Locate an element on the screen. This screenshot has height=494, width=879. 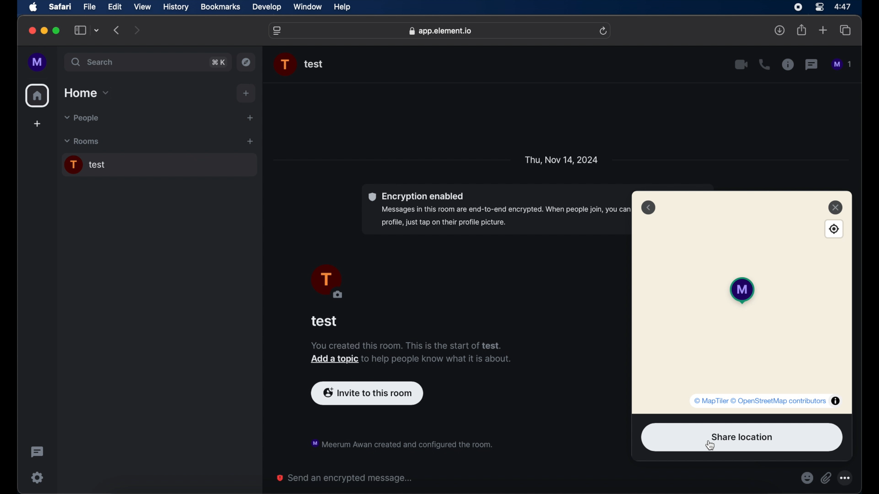
web address is located at coordinates (440, 31).